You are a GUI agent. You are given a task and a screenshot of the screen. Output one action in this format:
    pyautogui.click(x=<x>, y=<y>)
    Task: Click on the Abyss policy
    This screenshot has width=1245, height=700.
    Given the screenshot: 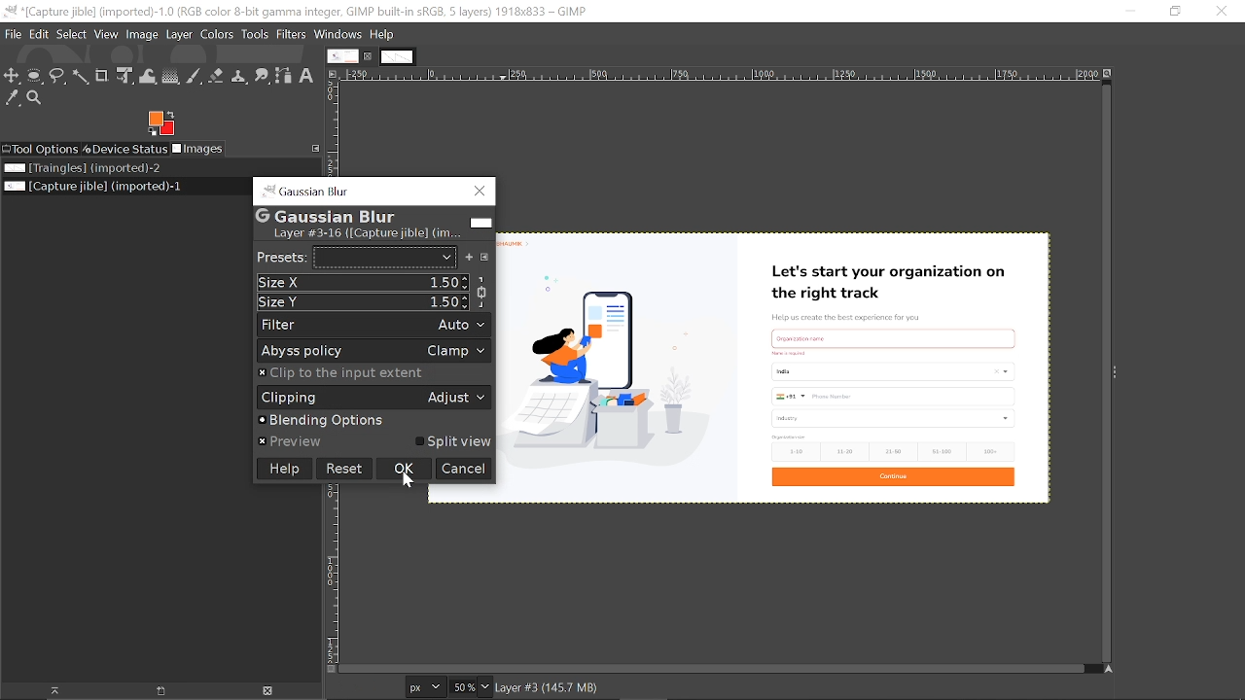 What is the action you would take?
    pyautogui.click(x=374, y=351)
    